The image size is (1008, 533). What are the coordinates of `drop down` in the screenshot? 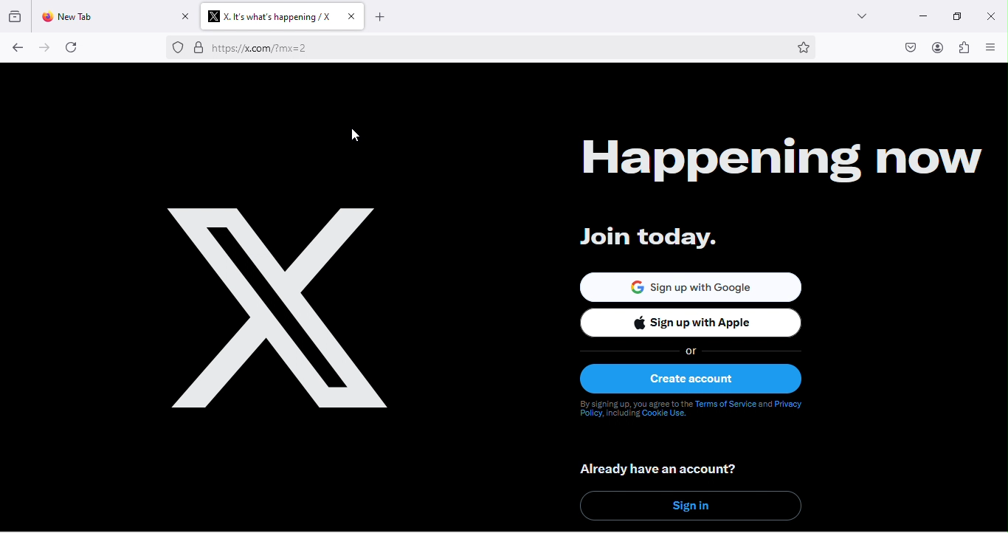 It's located at (863, 16).